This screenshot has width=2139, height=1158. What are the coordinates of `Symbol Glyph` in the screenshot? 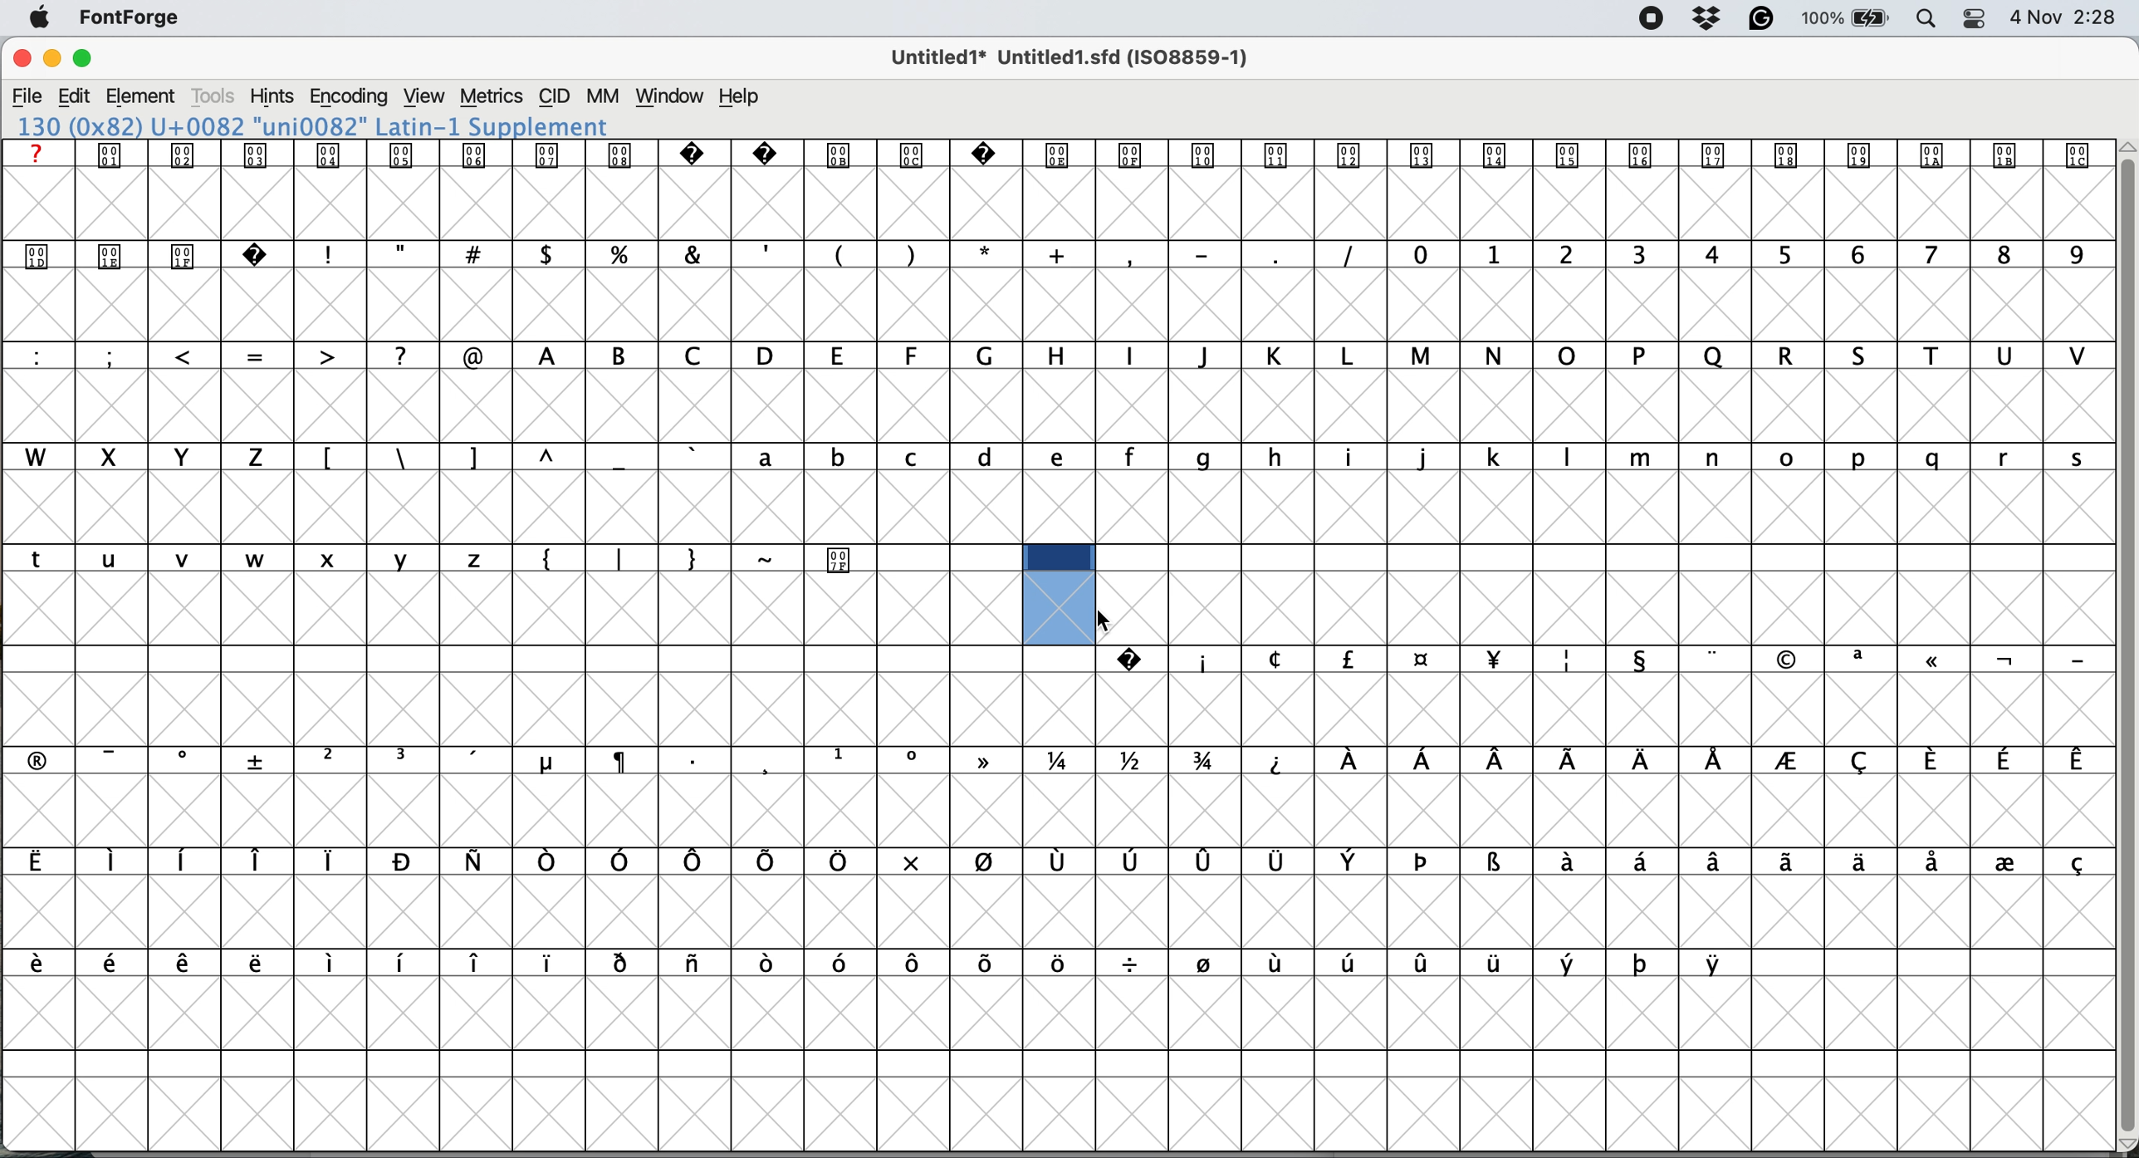 It's located at (148, 254).